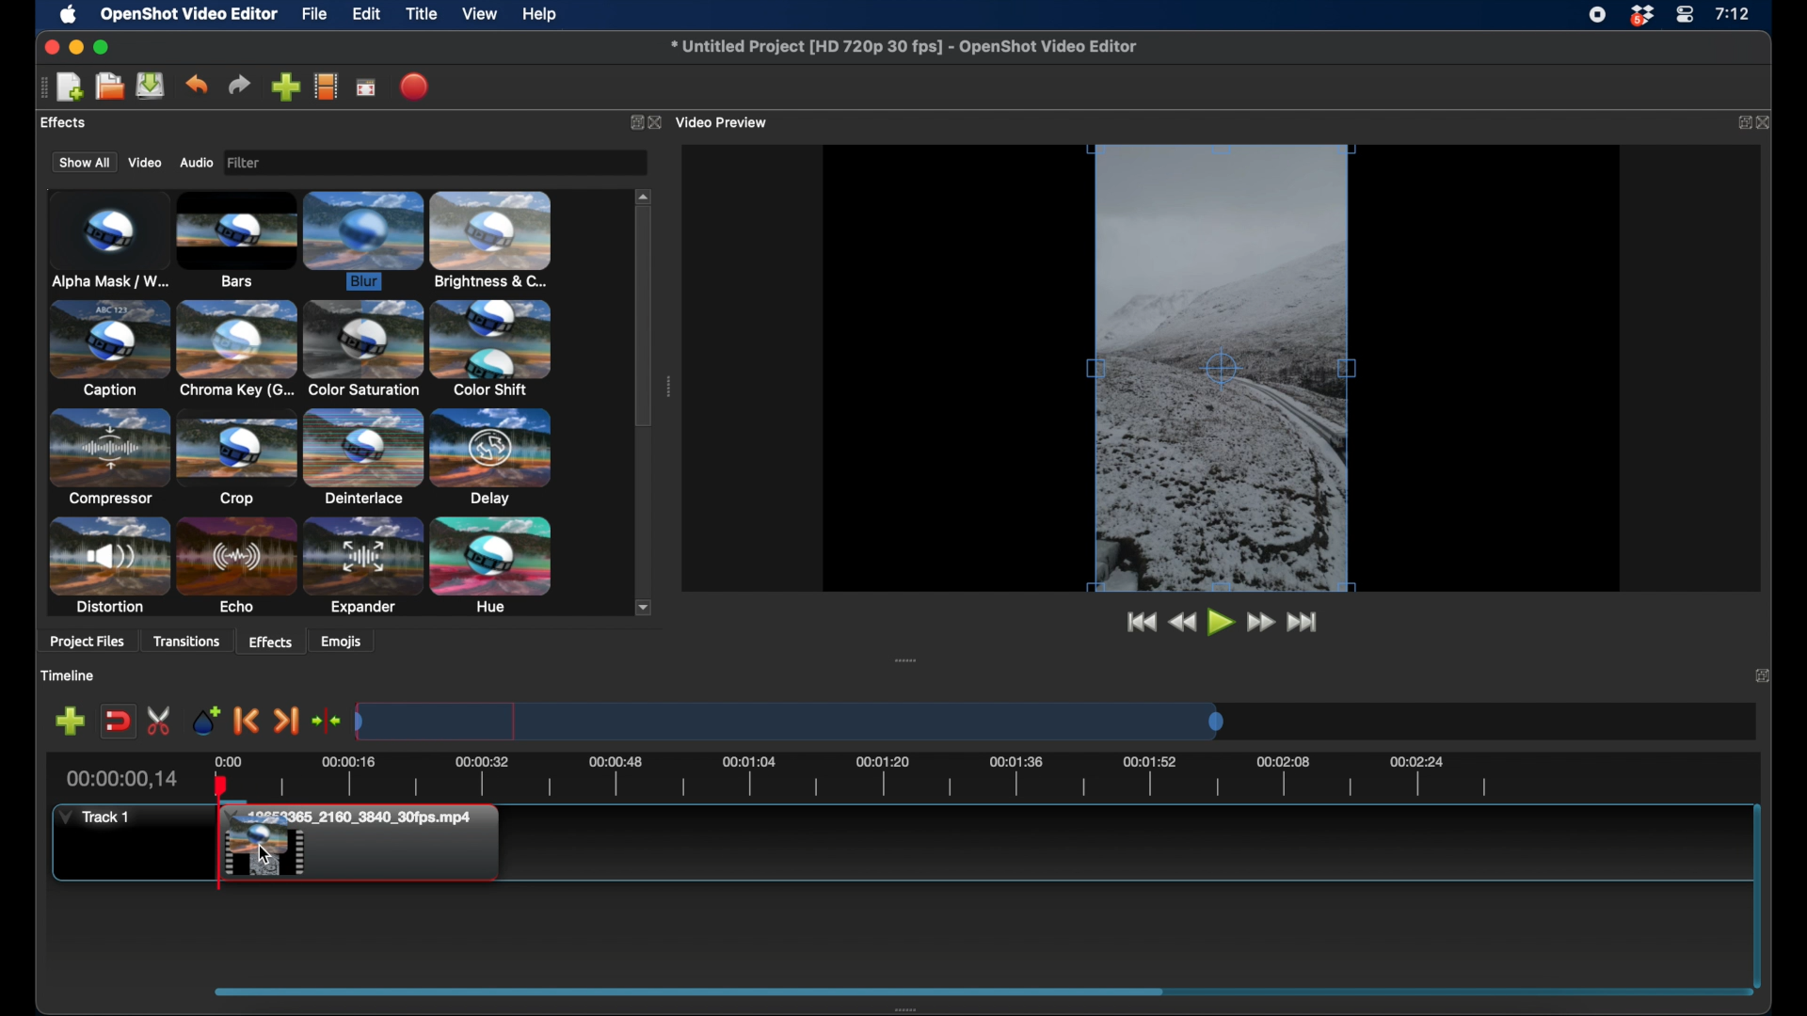 This screenshot has height=1016, width=1807. What do you see at coordinates (1141, 623) in the screenshot?
I see `jump to start` at bounding box center [1141, 623].